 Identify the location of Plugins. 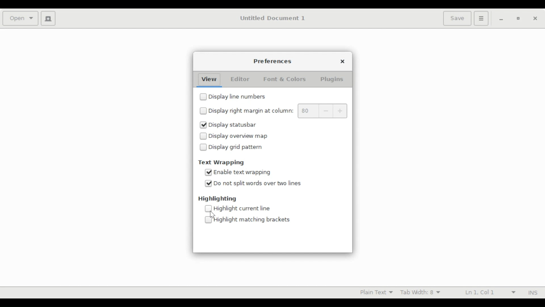
(333, 80).